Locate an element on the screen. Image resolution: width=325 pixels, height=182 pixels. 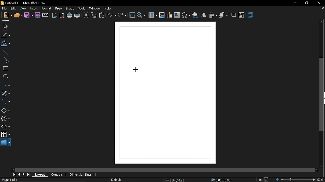
rectangle is located at coordinates (5, 69).